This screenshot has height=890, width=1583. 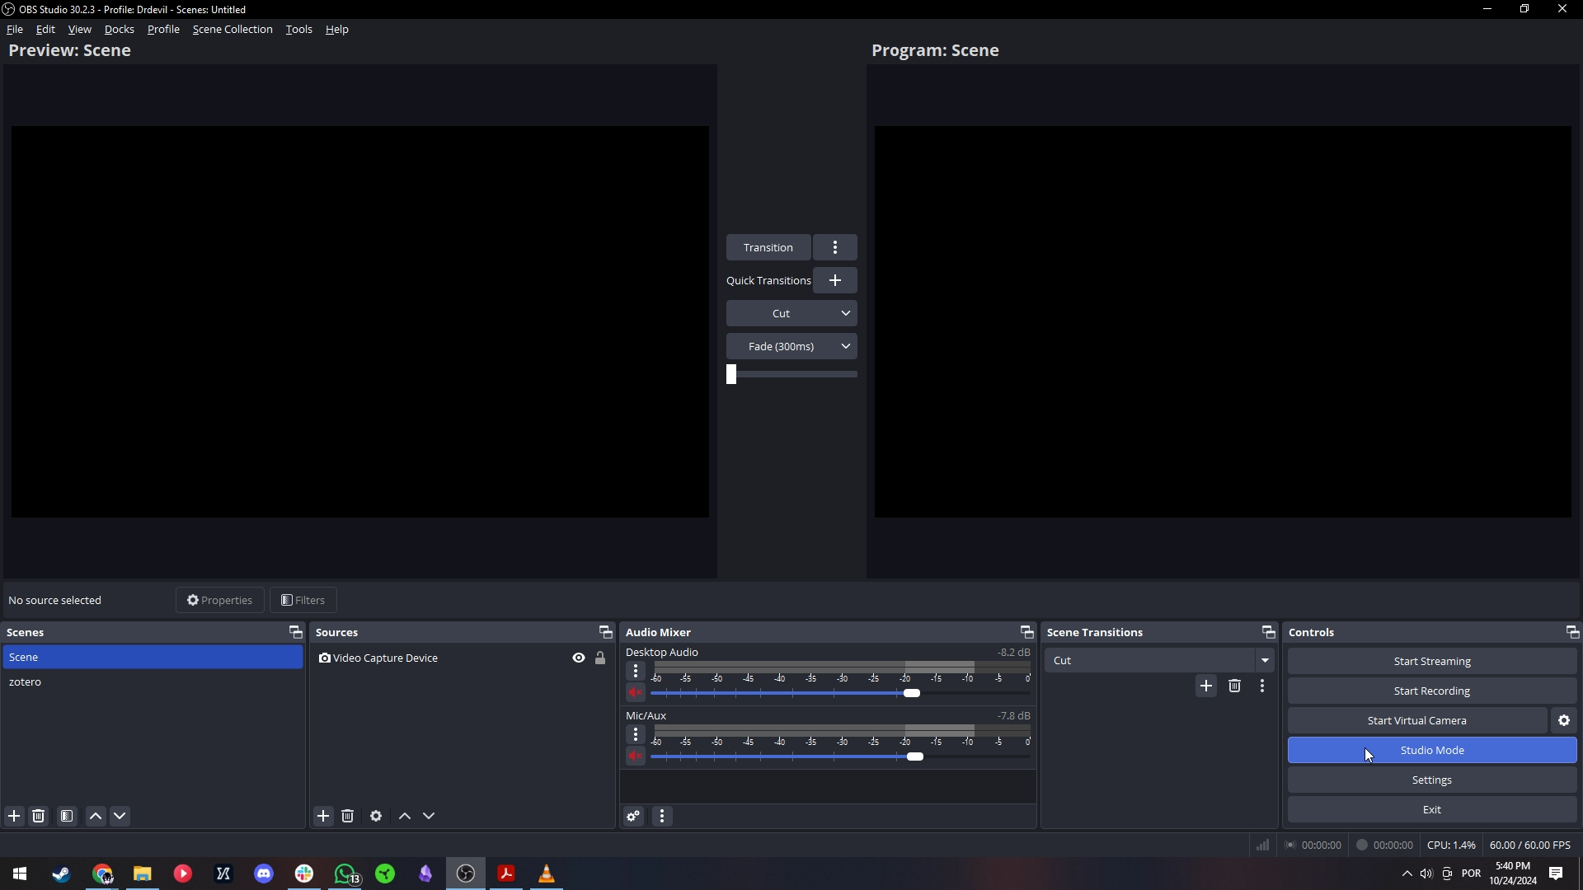 I want to click on sound, so click(x=1425, y=874).